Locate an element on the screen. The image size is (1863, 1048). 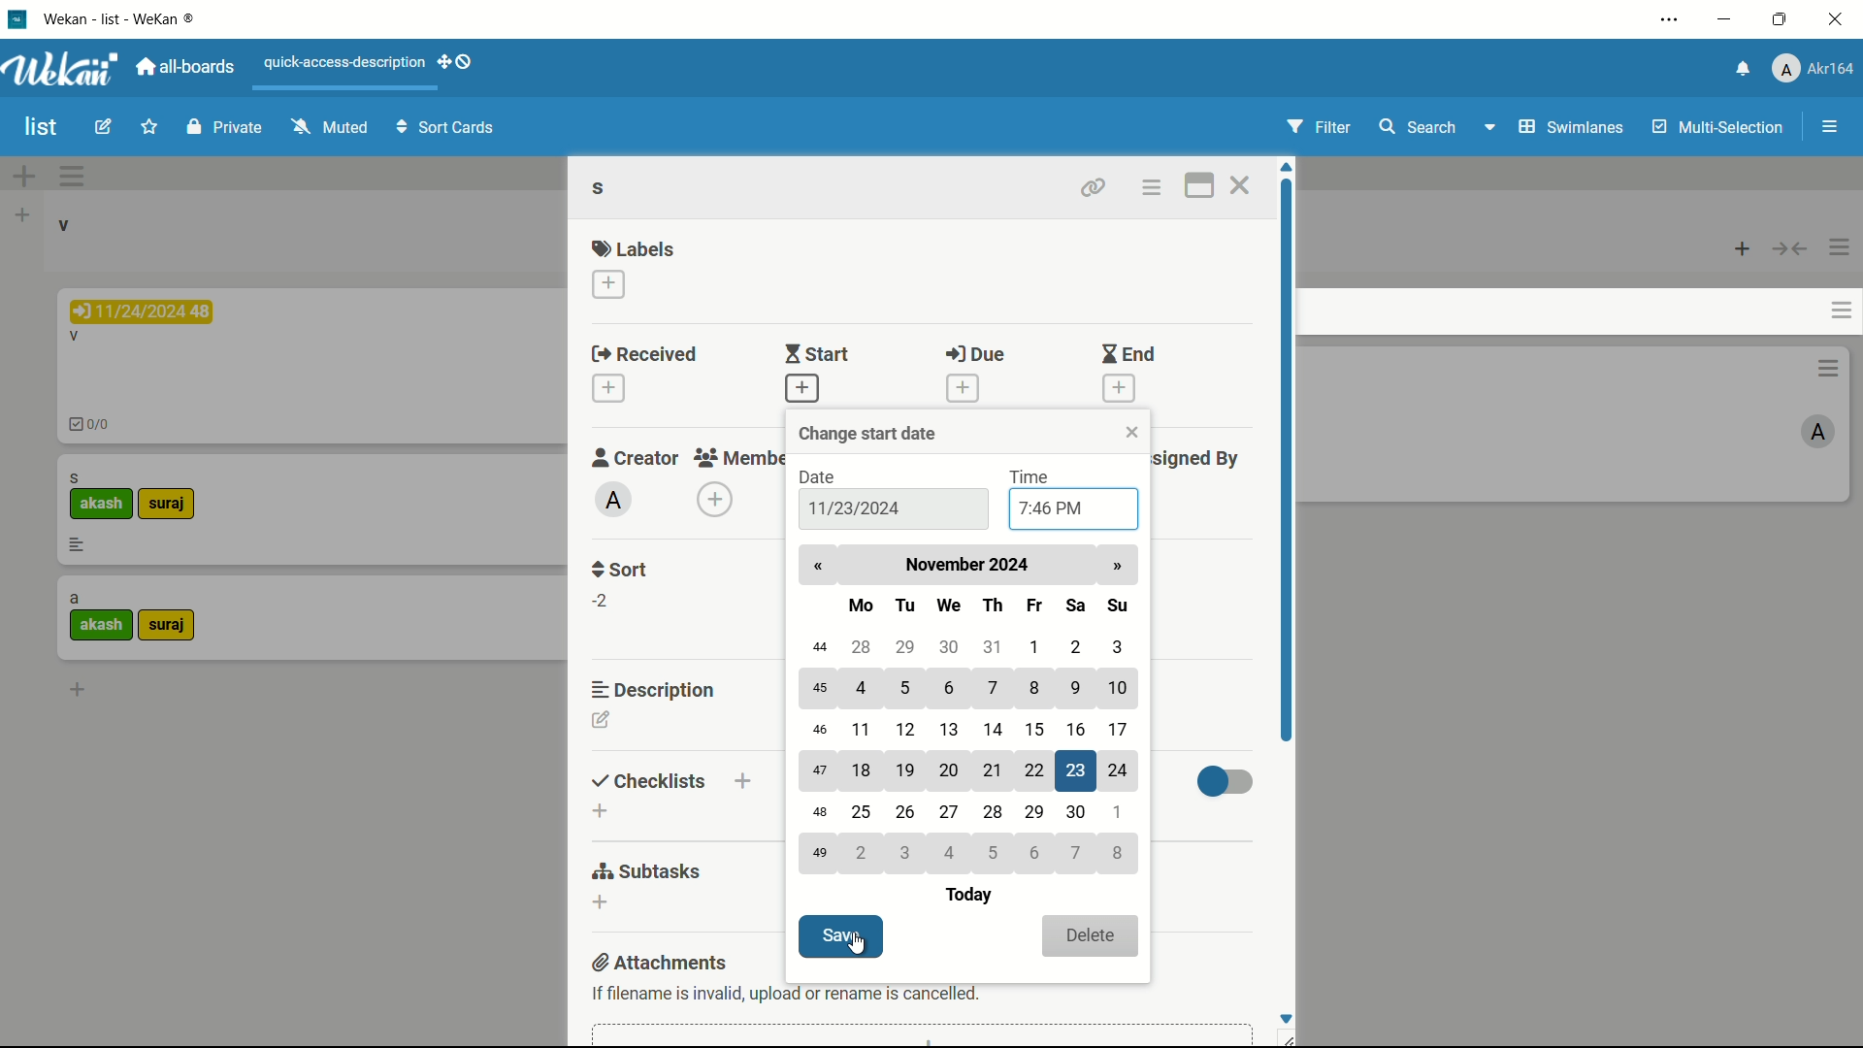
close is located at coordinates (1130, 433).